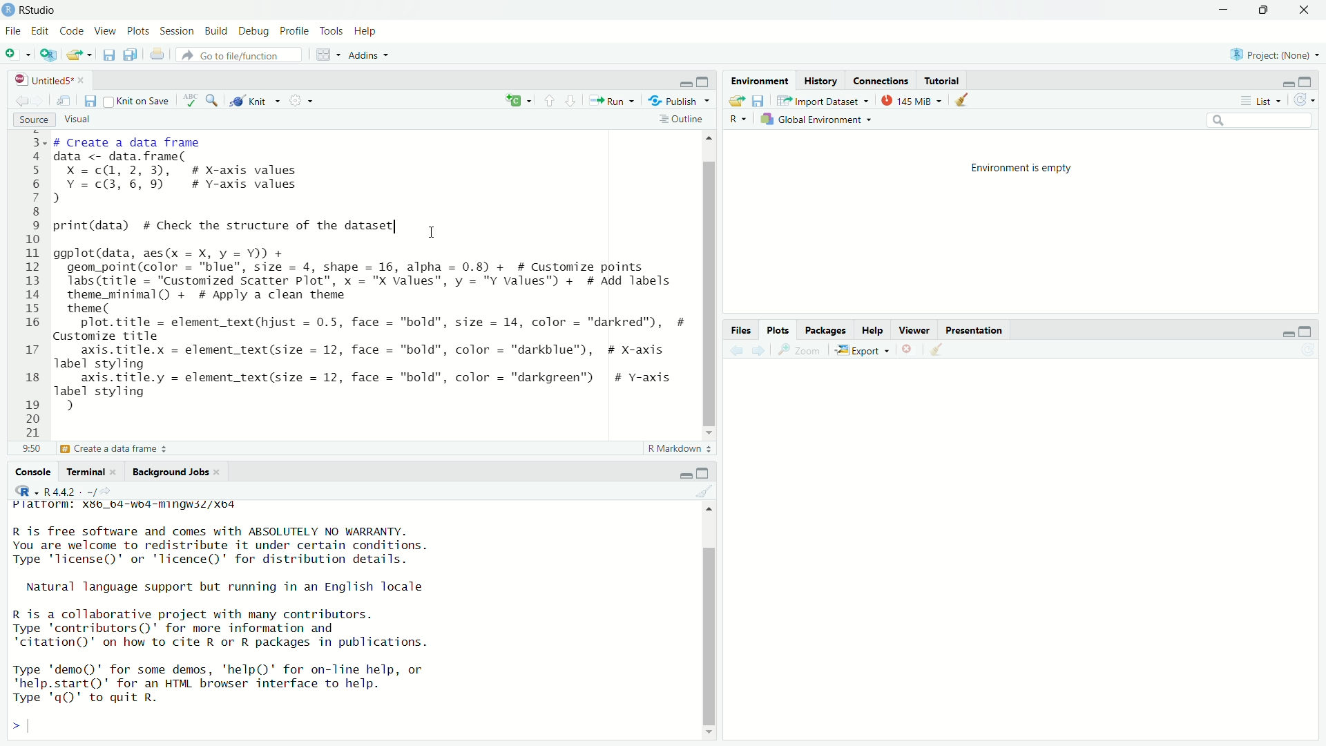  I want to click on Go to the next section/chunk, so click(570, 100).